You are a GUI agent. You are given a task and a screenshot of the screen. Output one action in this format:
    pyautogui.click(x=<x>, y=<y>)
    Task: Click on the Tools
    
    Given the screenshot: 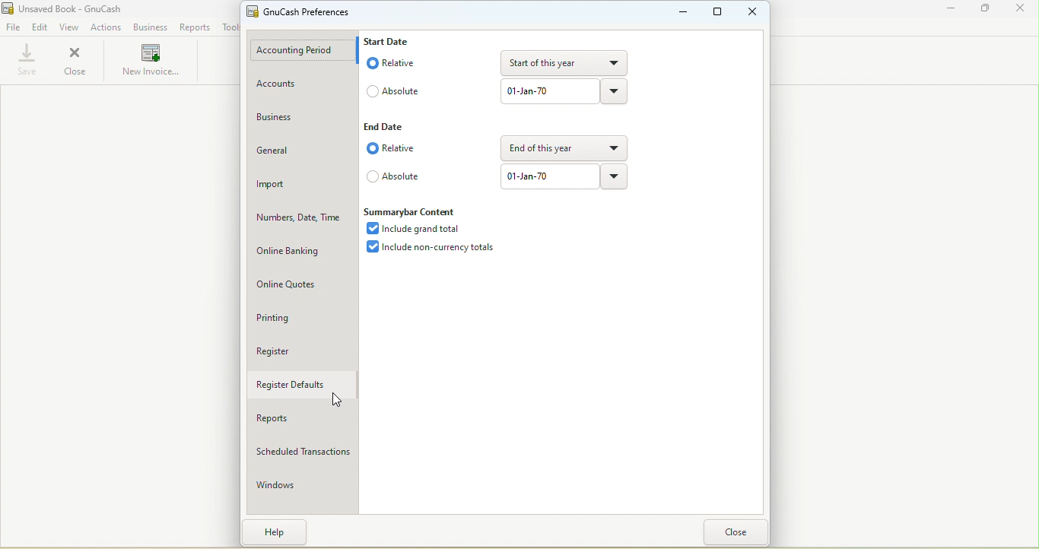 What is the action you would take?
    pyautogui.click(x=228, y=27)
    